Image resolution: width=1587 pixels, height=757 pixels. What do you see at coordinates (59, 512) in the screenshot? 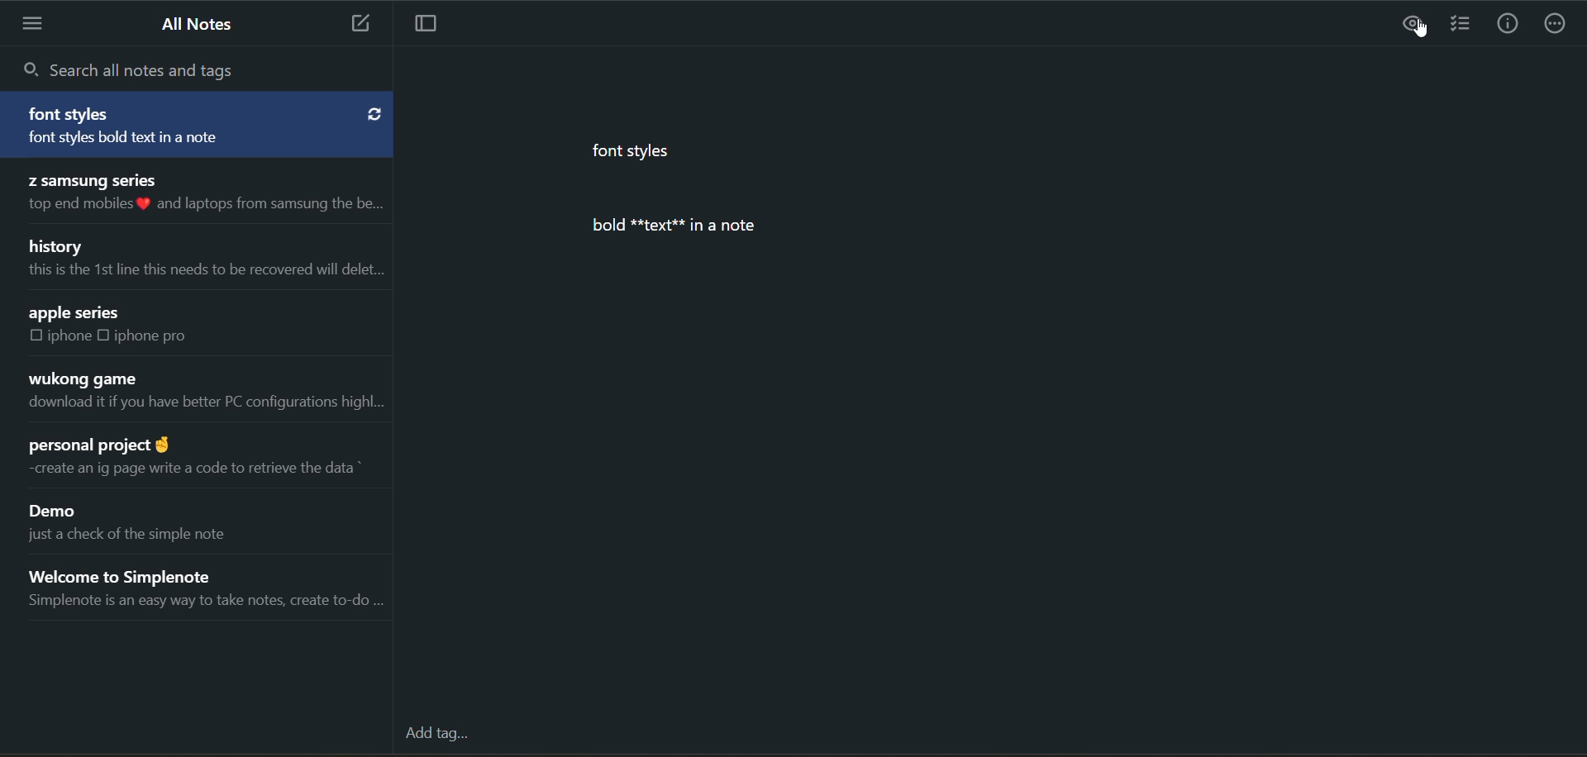
I see `Demo` at bounding box center [59, 512].